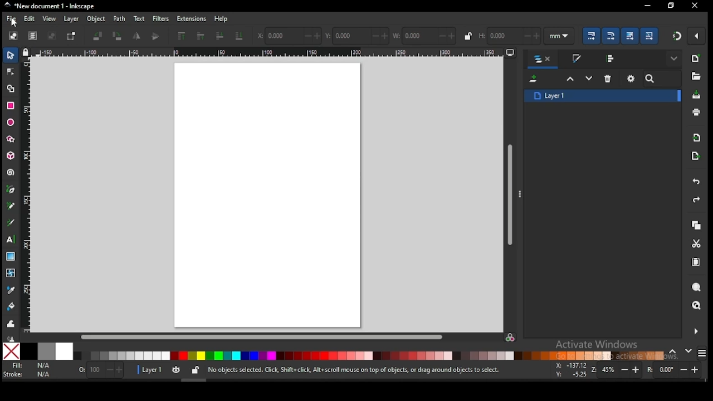  What do you see at coordinates (139, 18) in the screenshot?
I see `text` at bounding box center [139, 18].